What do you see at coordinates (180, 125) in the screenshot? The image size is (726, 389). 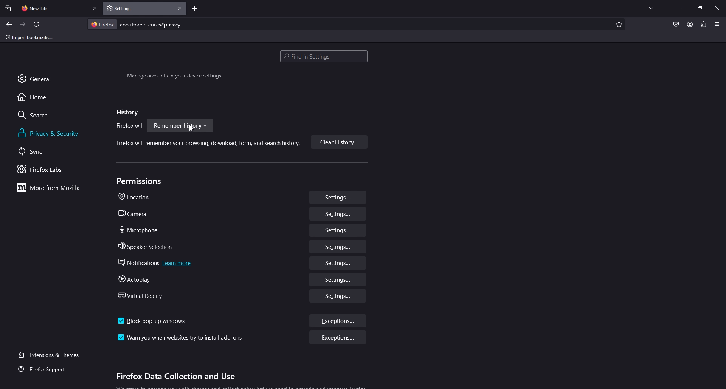 I see `Remember history` at bounding box center [180, 125].